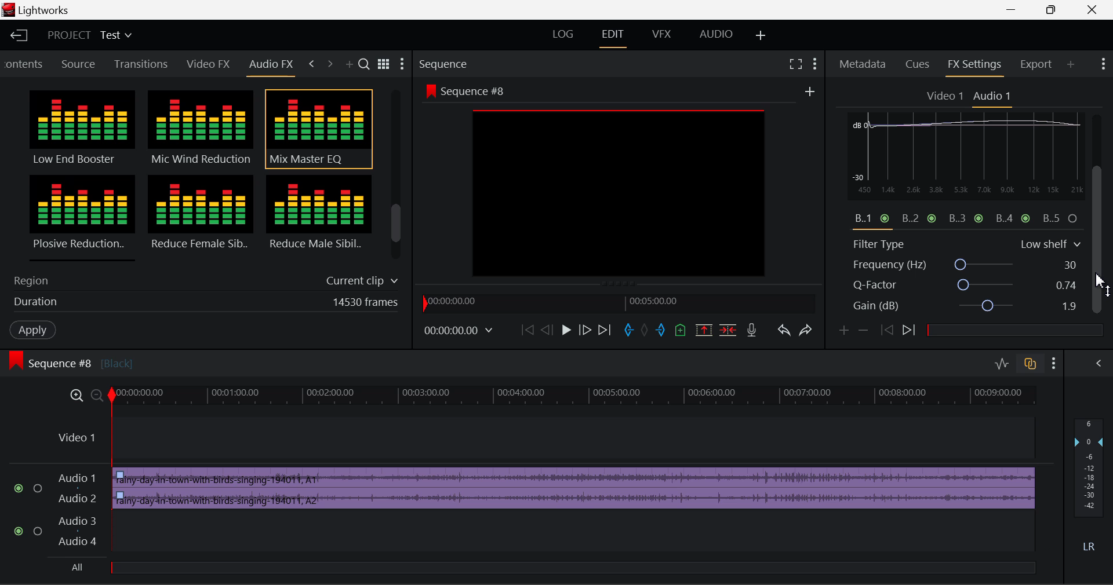 This screenshot has height=585, width=1113. I want to click on Toggle Audio Levels Editing, so click(1003, 364).